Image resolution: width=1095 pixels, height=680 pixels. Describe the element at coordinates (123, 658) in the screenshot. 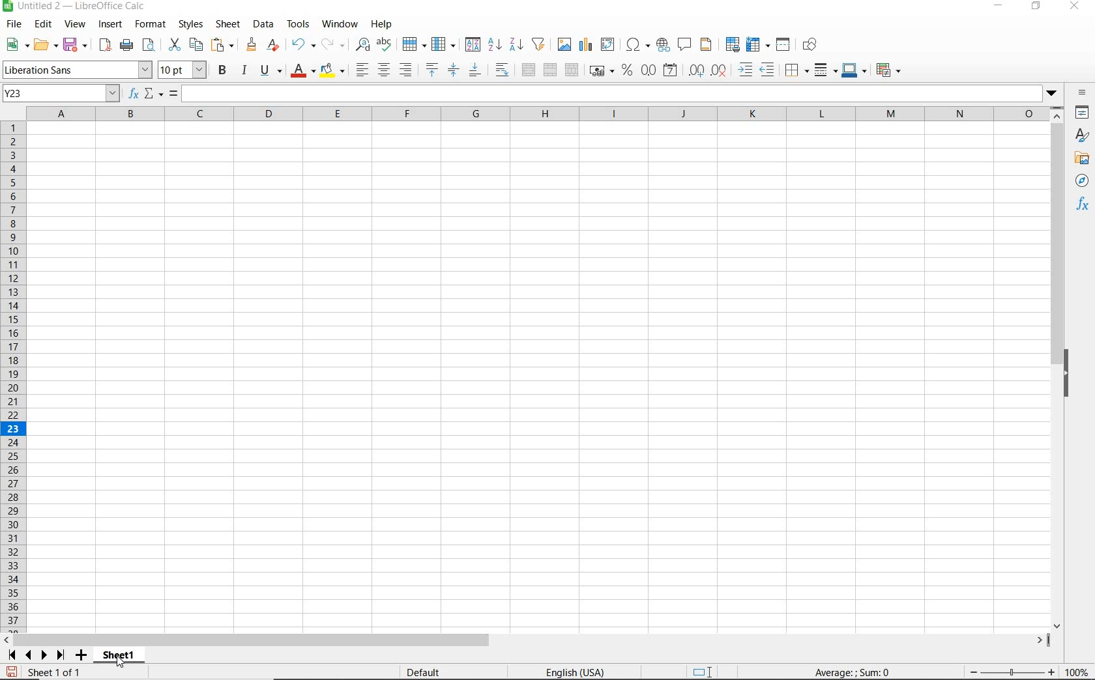

I see `SHEET1` at that location.